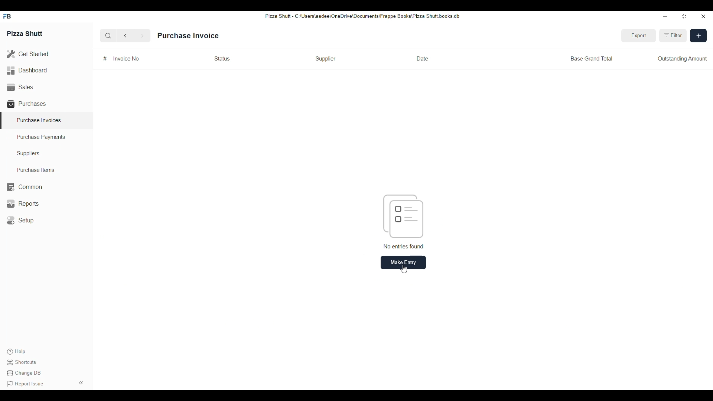  Describe the element at coordinates (127, 36) in the screenshot. I see `back` at that location.